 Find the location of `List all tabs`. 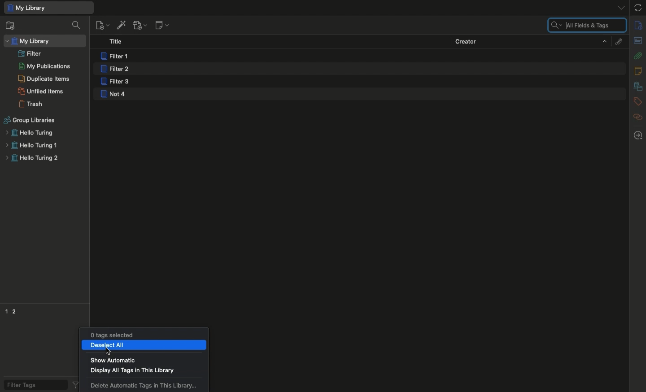

List all tabs is located at coordinates (618, 7).